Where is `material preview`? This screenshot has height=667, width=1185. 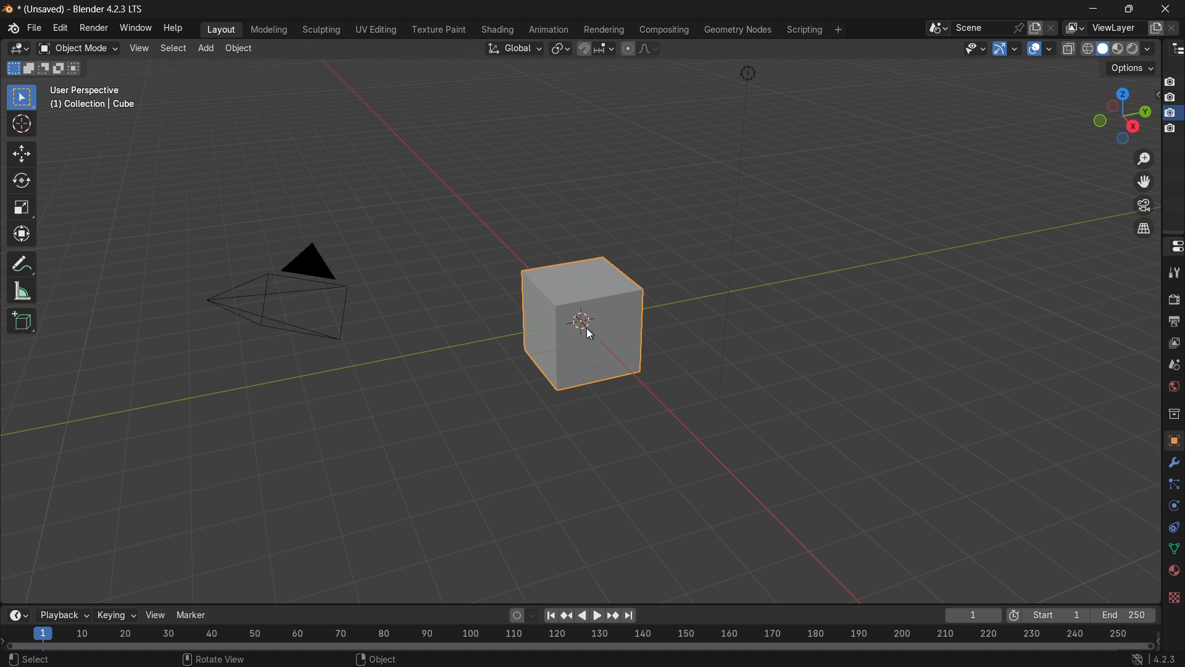 material preview is located at coordinates (1120, 49).